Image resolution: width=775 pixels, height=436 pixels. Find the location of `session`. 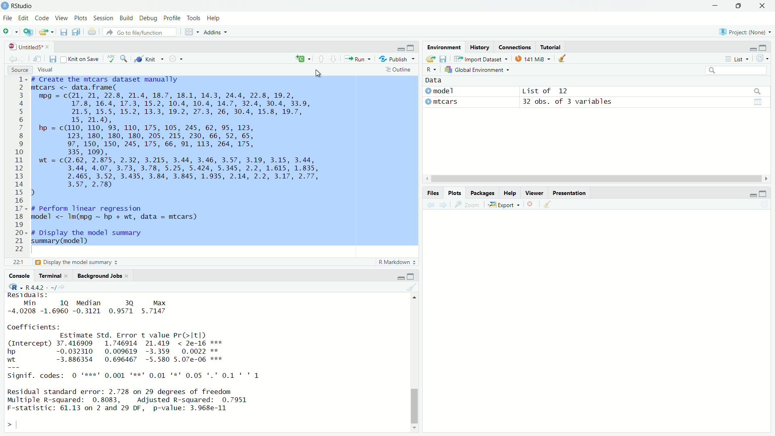

session is located at coordinates (103, 19).